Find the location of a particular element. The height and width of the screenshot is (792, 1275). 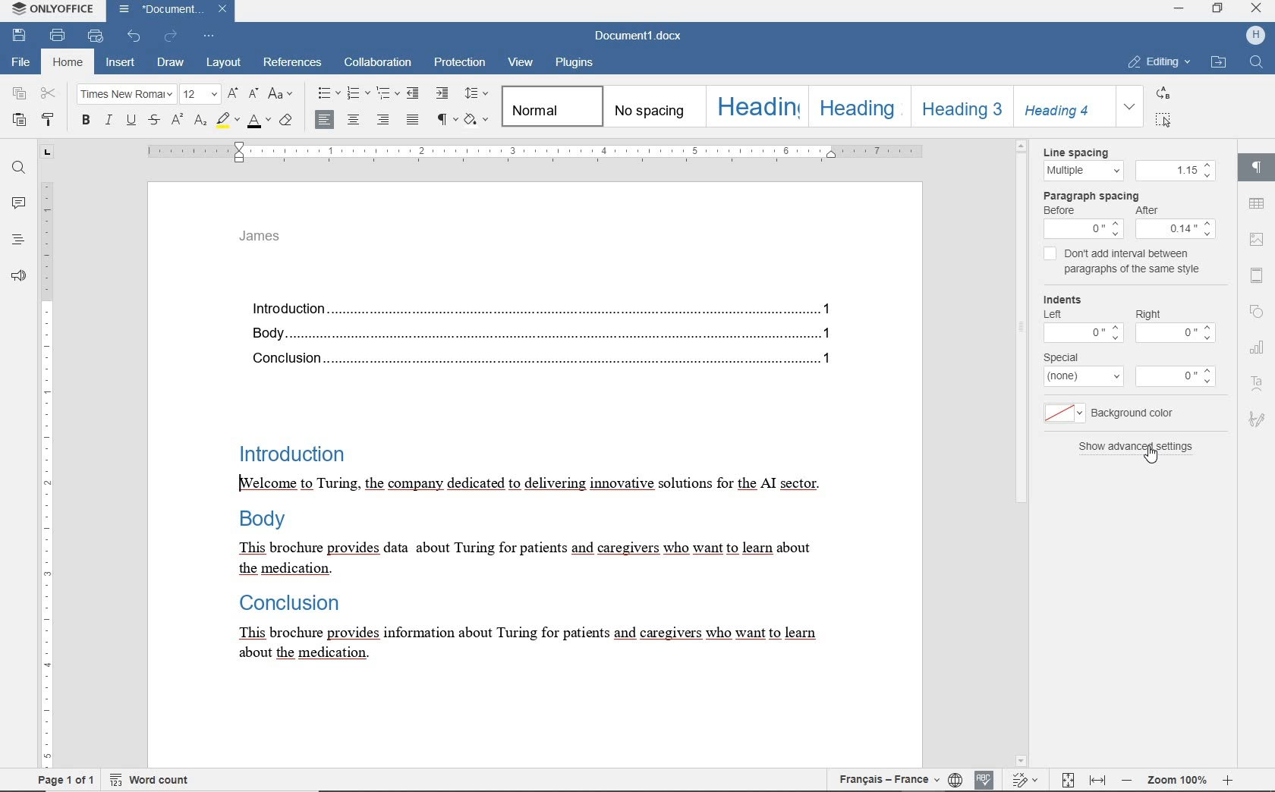

Introduction is located at coordinates (320, 454).